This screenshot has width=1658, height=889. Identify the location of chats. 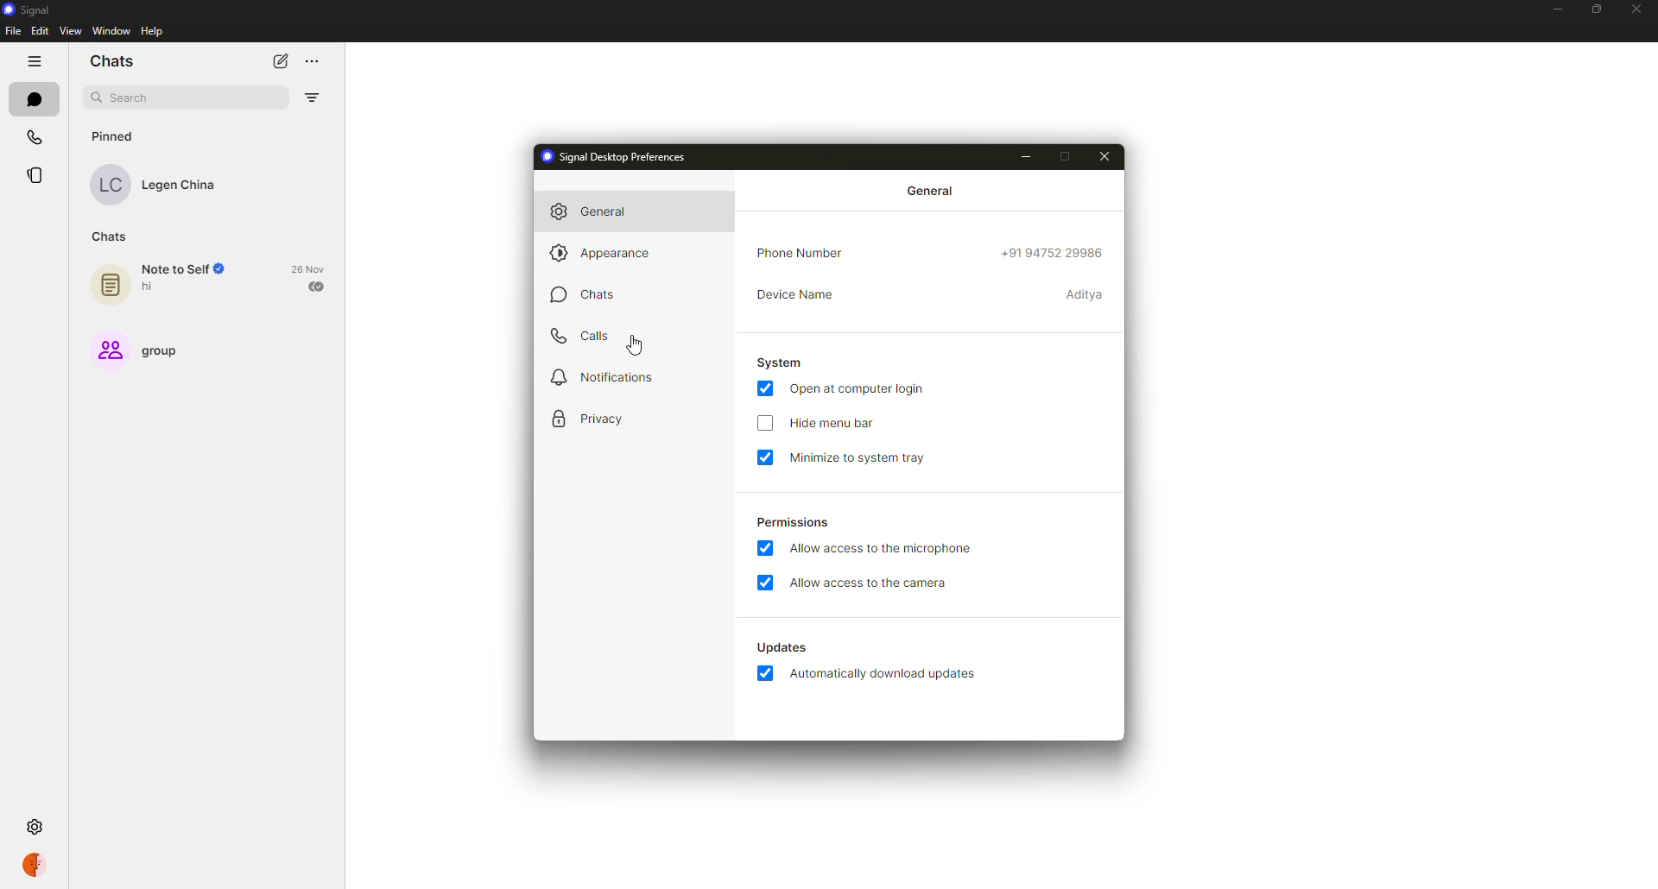
(33, 98).